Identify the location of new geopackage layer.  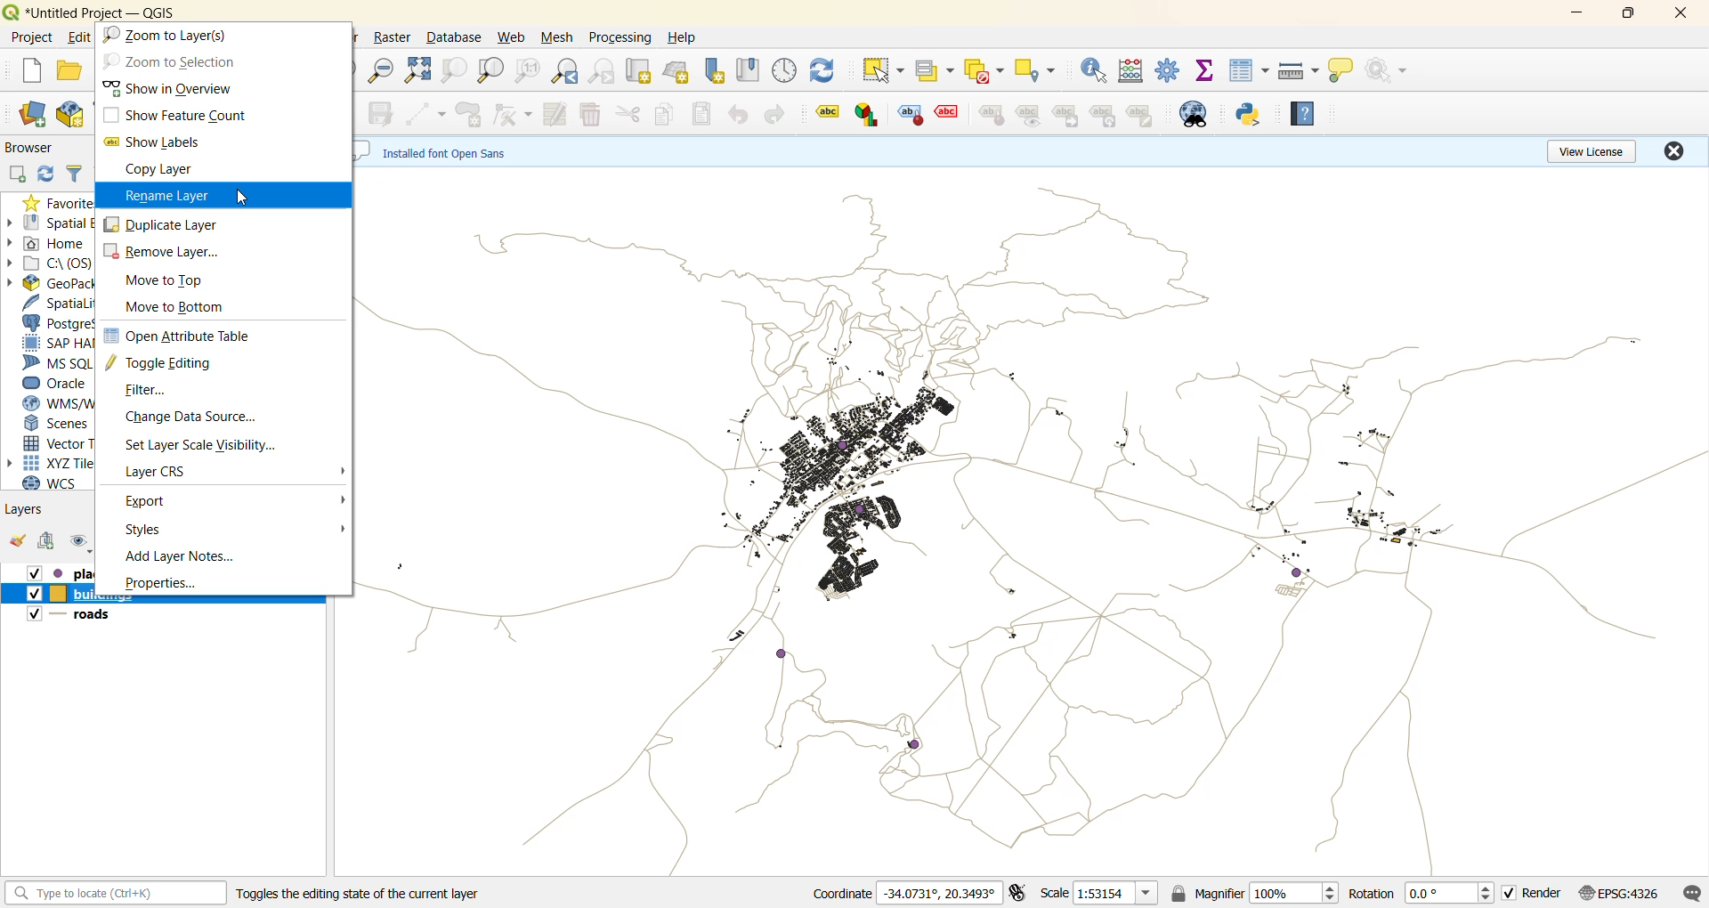
(72, 116).